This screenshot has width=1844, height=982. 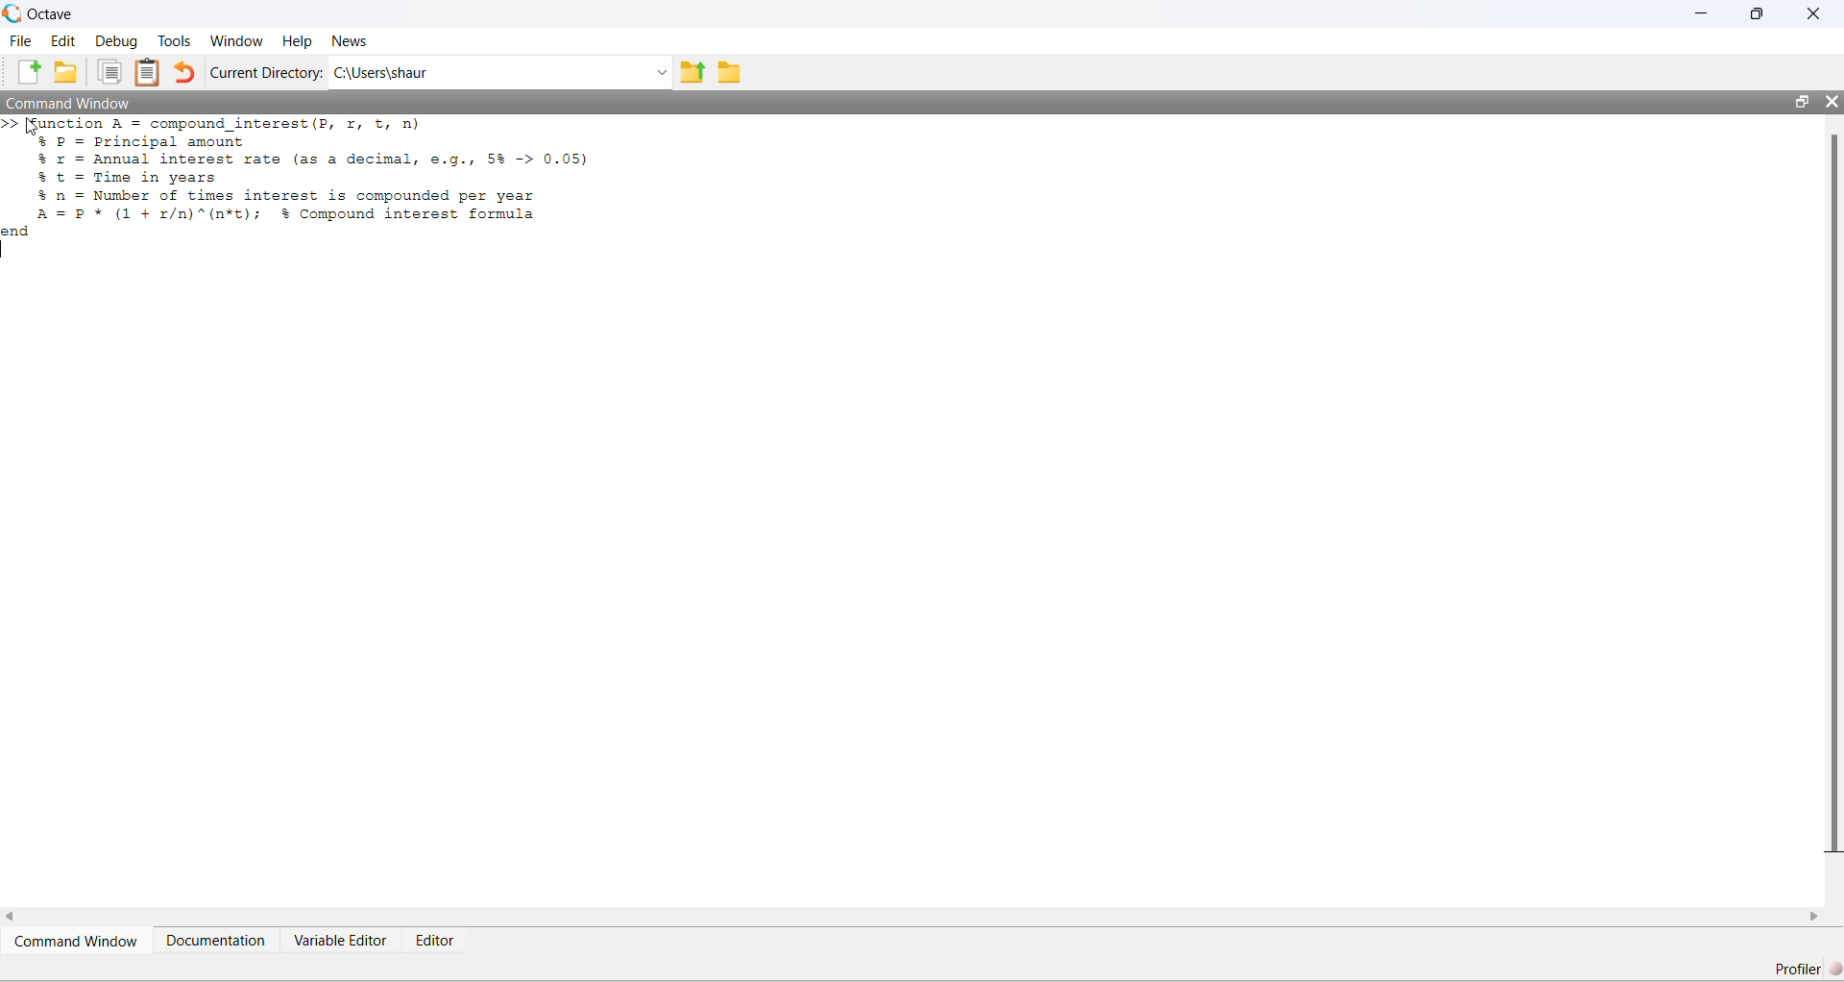 What do you see at coordinates (437, 941) in the screenshot?
I see `Editor` at bounding box center [437, 941].